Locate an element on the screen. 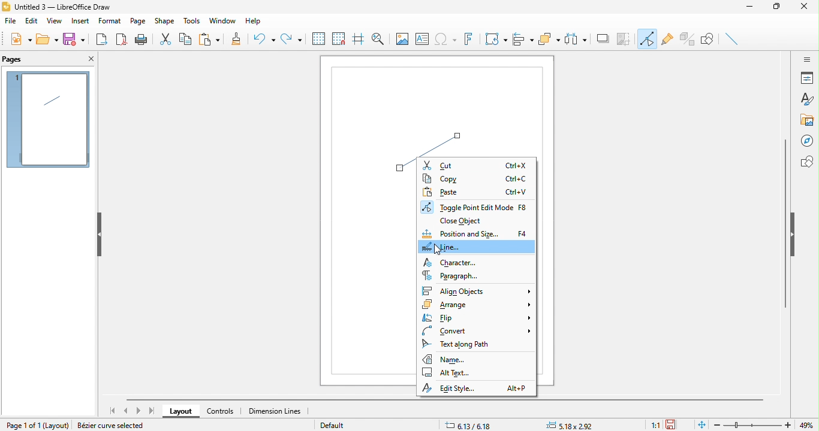 The height and width of the screenshot is (431, 819). fit to the current page is located at coordinates (700, 424).